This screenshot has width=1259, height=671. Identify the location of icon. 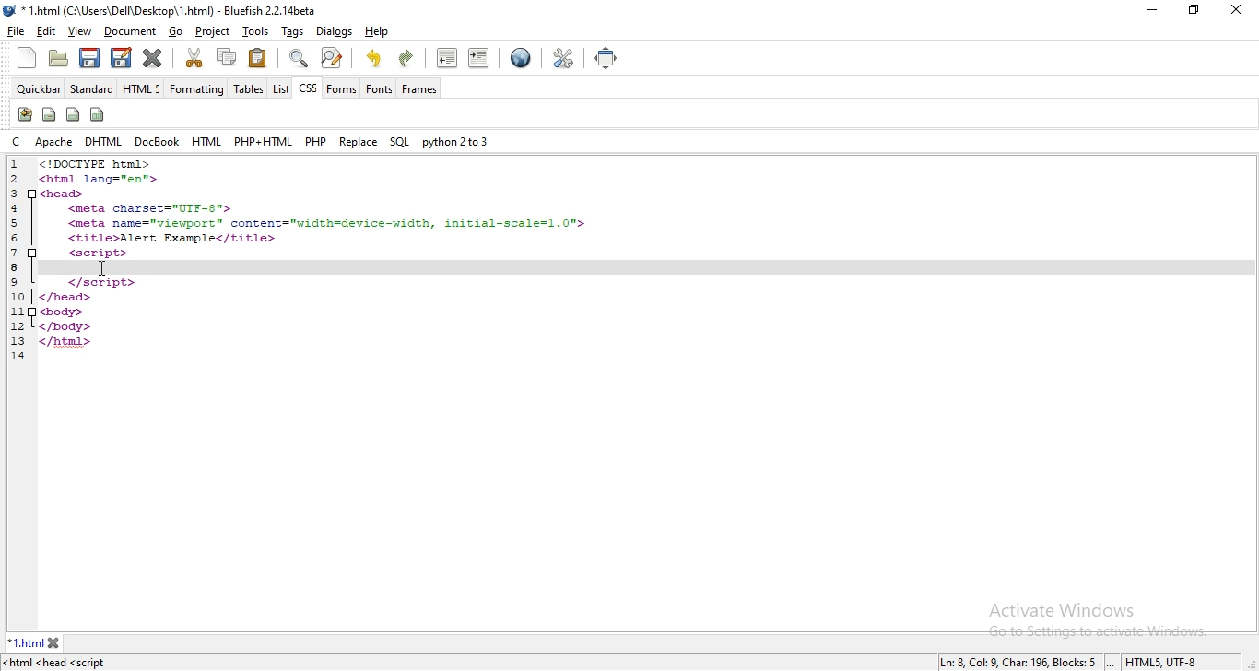
(24, 115).